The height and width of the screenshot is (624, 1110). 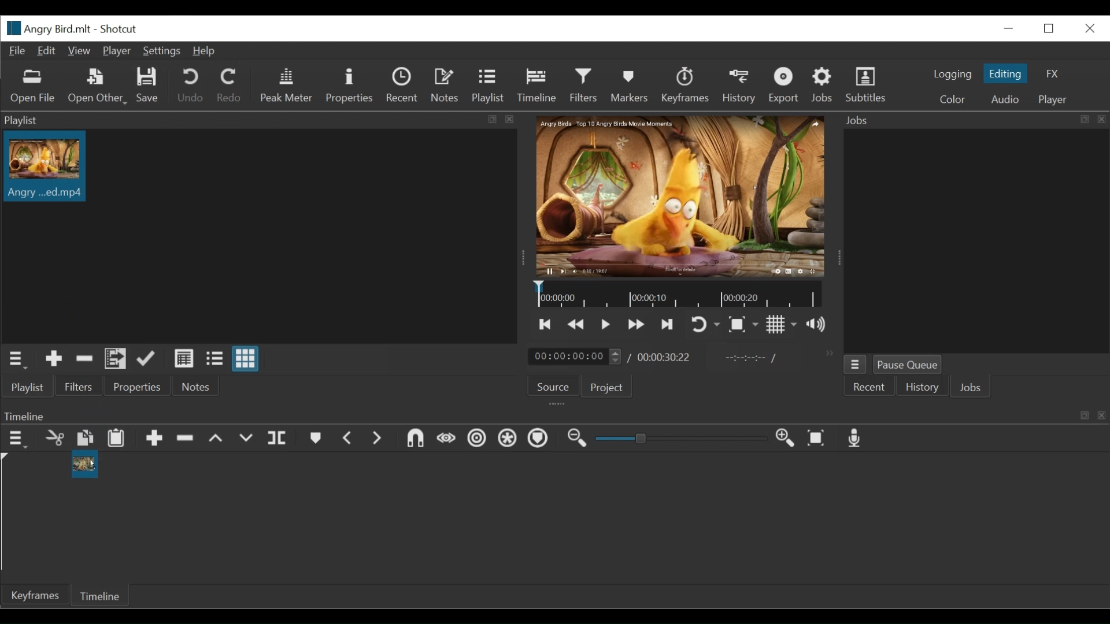 I want to click on Player, so click(x=116, y=51).